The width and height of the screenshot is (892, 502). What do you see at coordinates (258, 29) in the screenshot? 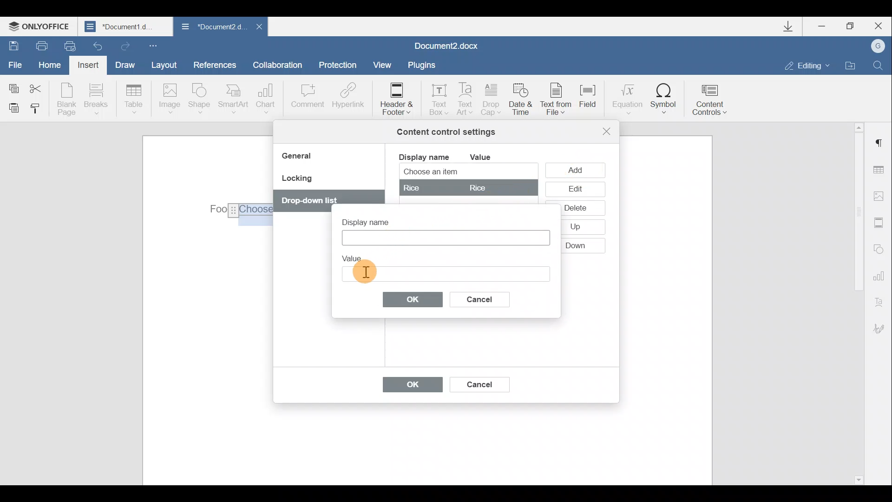
I see `Close` at bounding box center [258, 29].